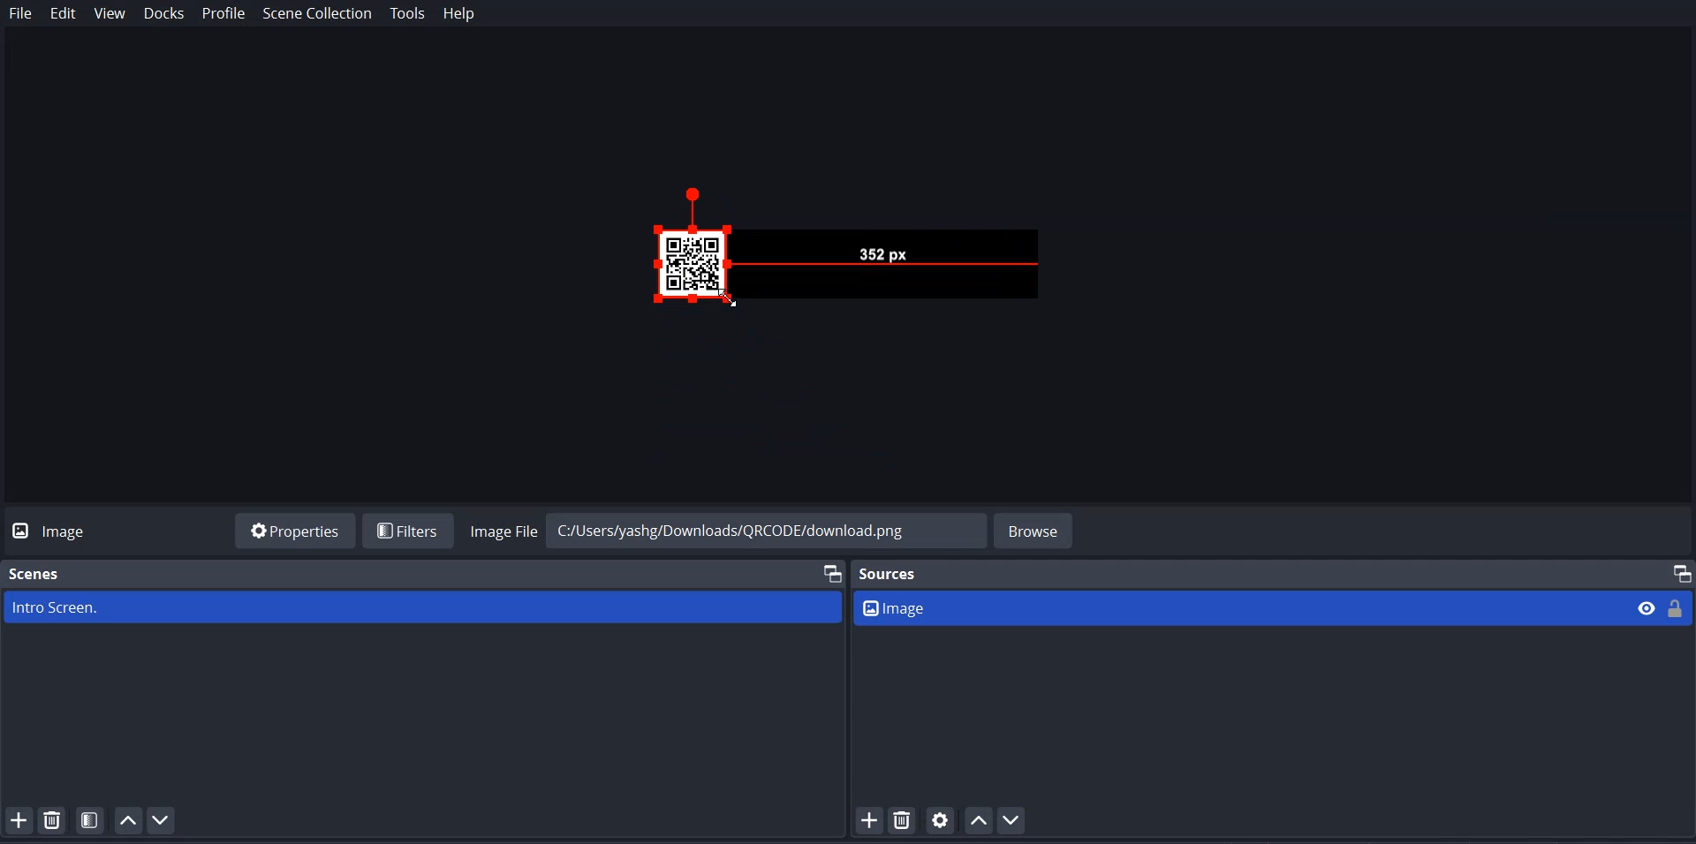 The image size is (1696, 844). Describe the element at coordinates (1240, 607) in the screenshot. I see `Image` at that location.